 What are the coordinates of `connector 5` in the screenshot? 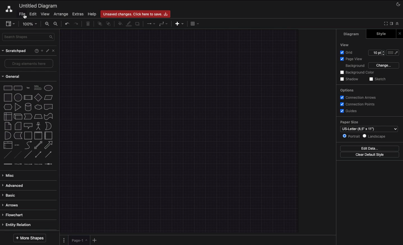 It's located at (49, 164).